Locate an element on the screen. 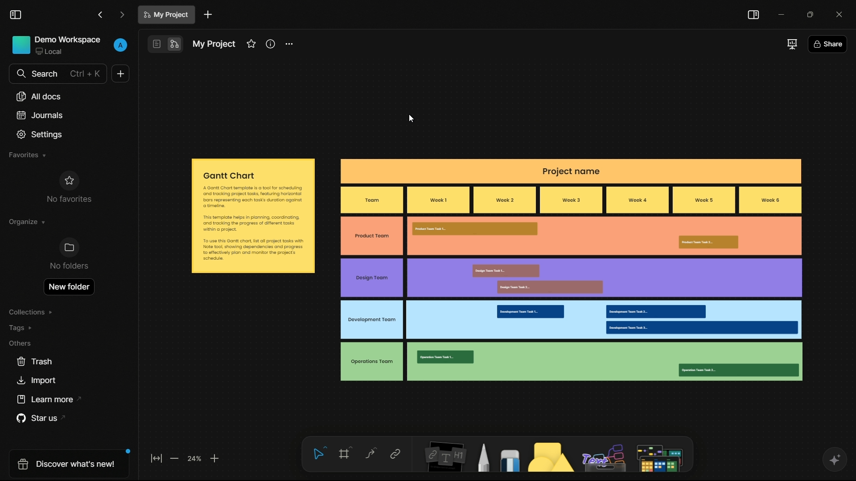  new folder is located at coordinates (70, 285).